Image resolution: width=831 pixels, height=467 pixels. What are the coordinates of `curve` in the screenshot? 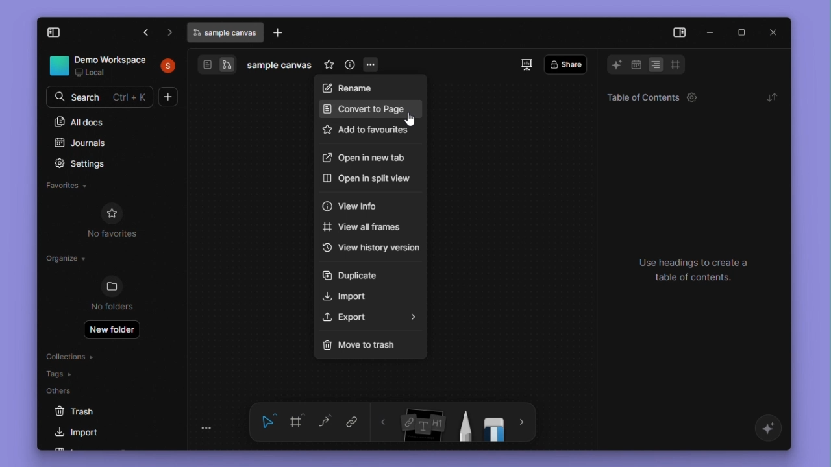 It's located at (325, 420).